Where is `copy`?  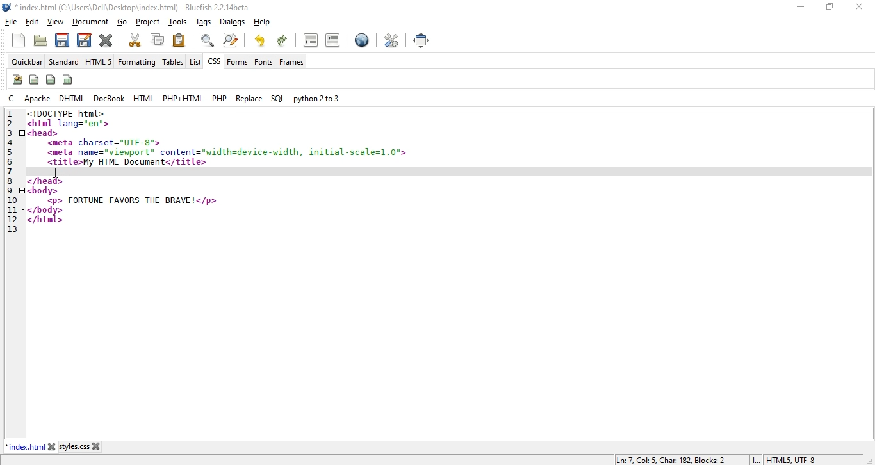
copy is located at coordinates (158, 39).